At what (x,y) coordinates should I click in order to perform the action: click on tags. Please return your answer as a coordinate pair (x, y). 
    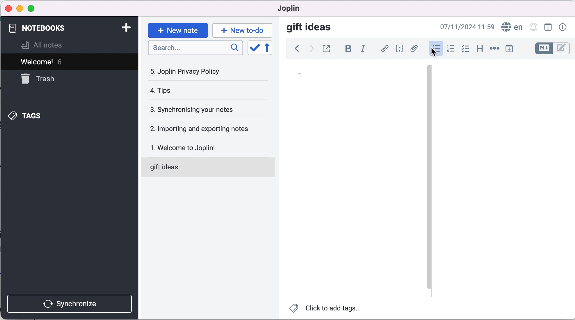
    Looking at the image, I should click on (31, 115).